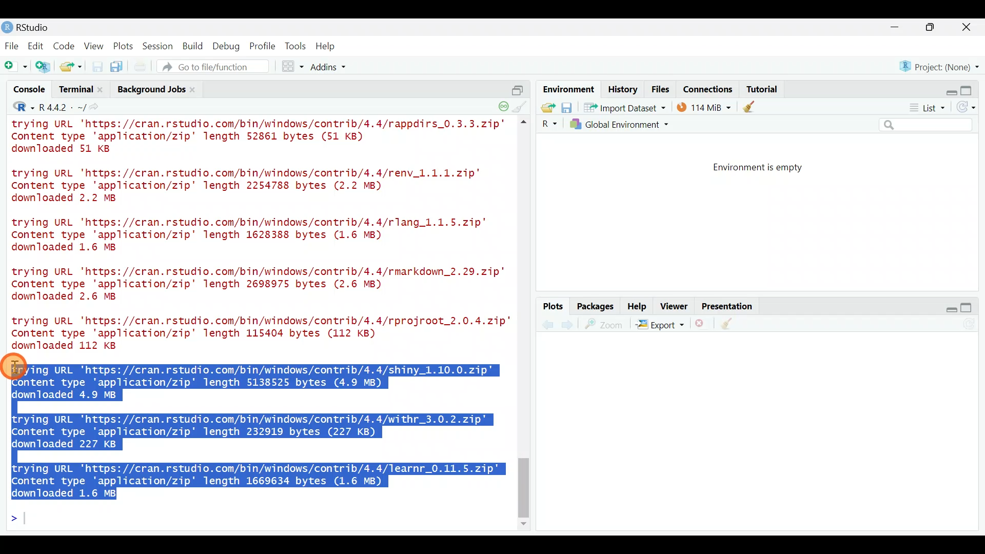 Image resolution: width=985 pixels, height=554 pixels. I want to click on Code, so click(65, 45).